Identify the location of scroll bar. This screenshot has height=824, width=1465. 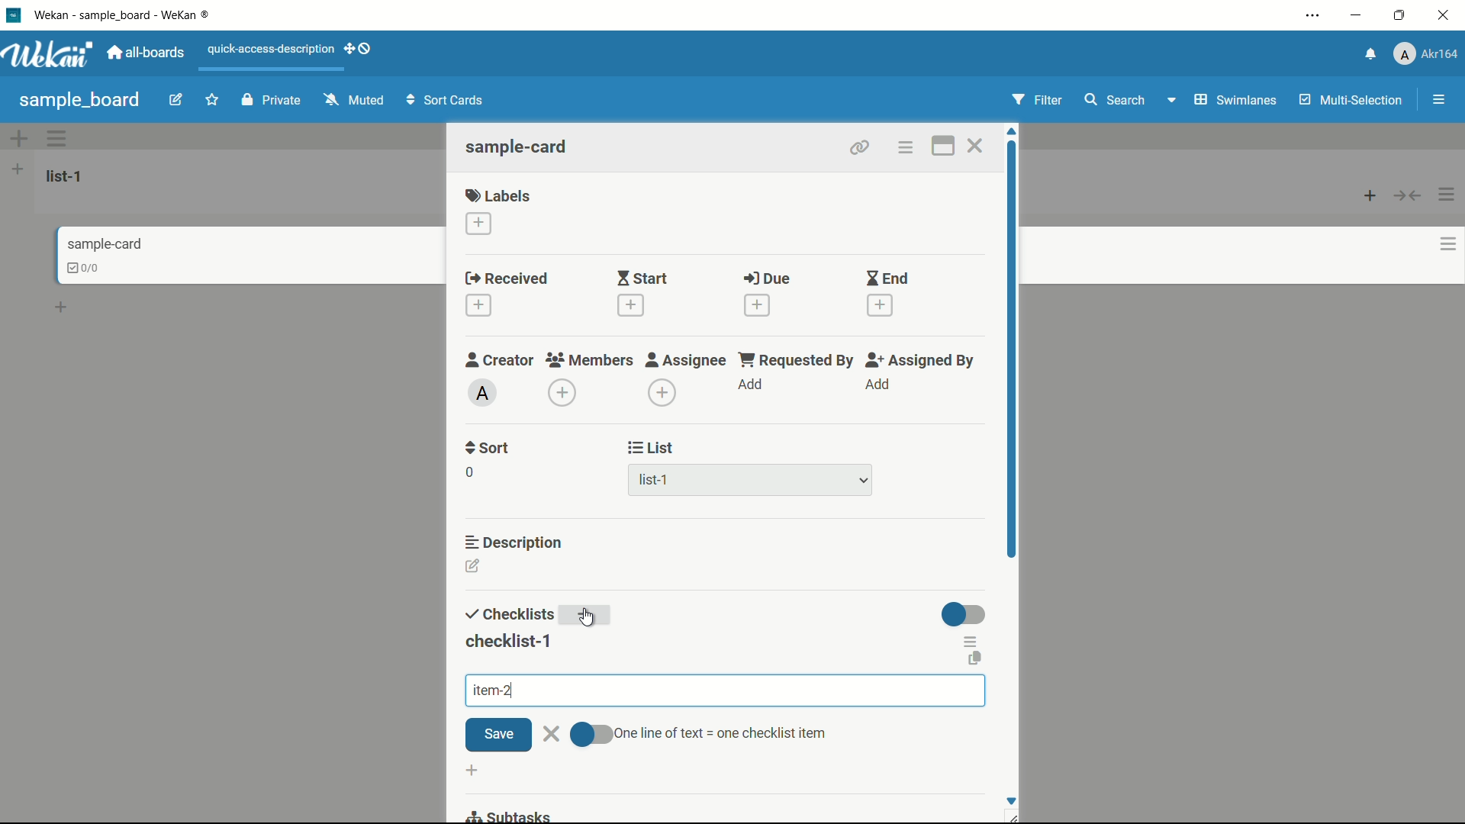
(1013, 380).